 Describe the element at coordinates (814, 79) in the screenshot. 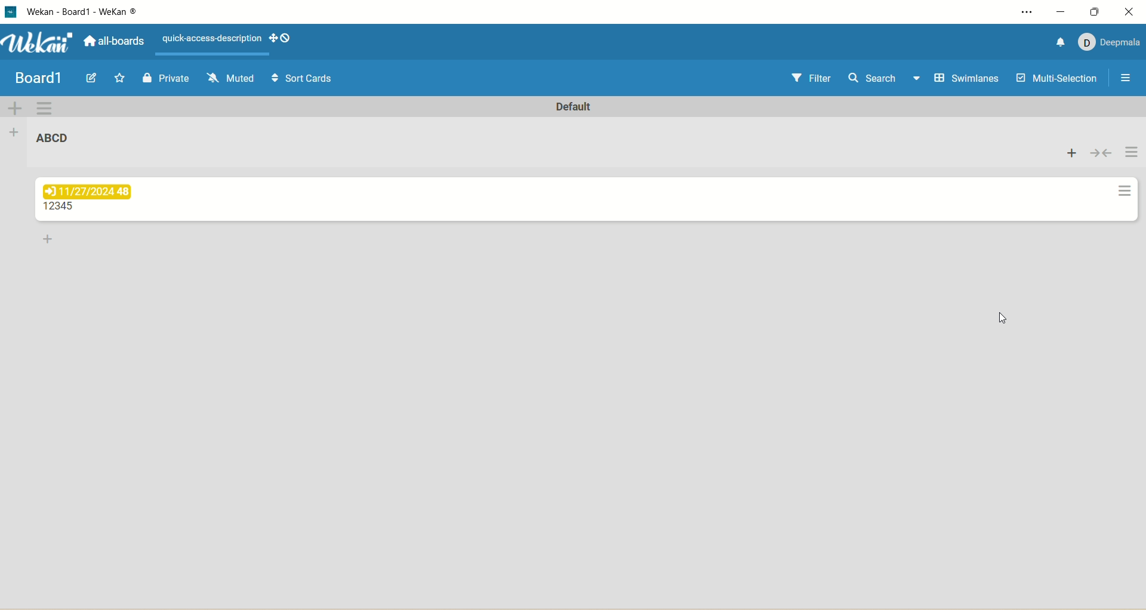

I see `filter` at that location.